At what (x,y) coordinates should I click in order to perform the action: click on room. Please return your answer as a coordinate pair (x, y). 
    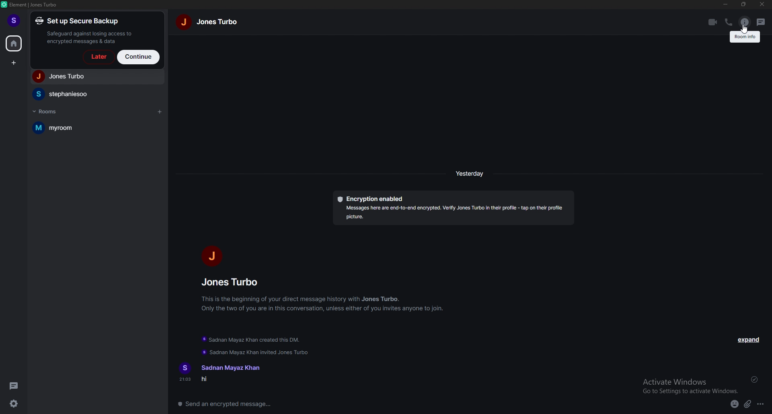
    Looking at the image, I should click on (92, 128).